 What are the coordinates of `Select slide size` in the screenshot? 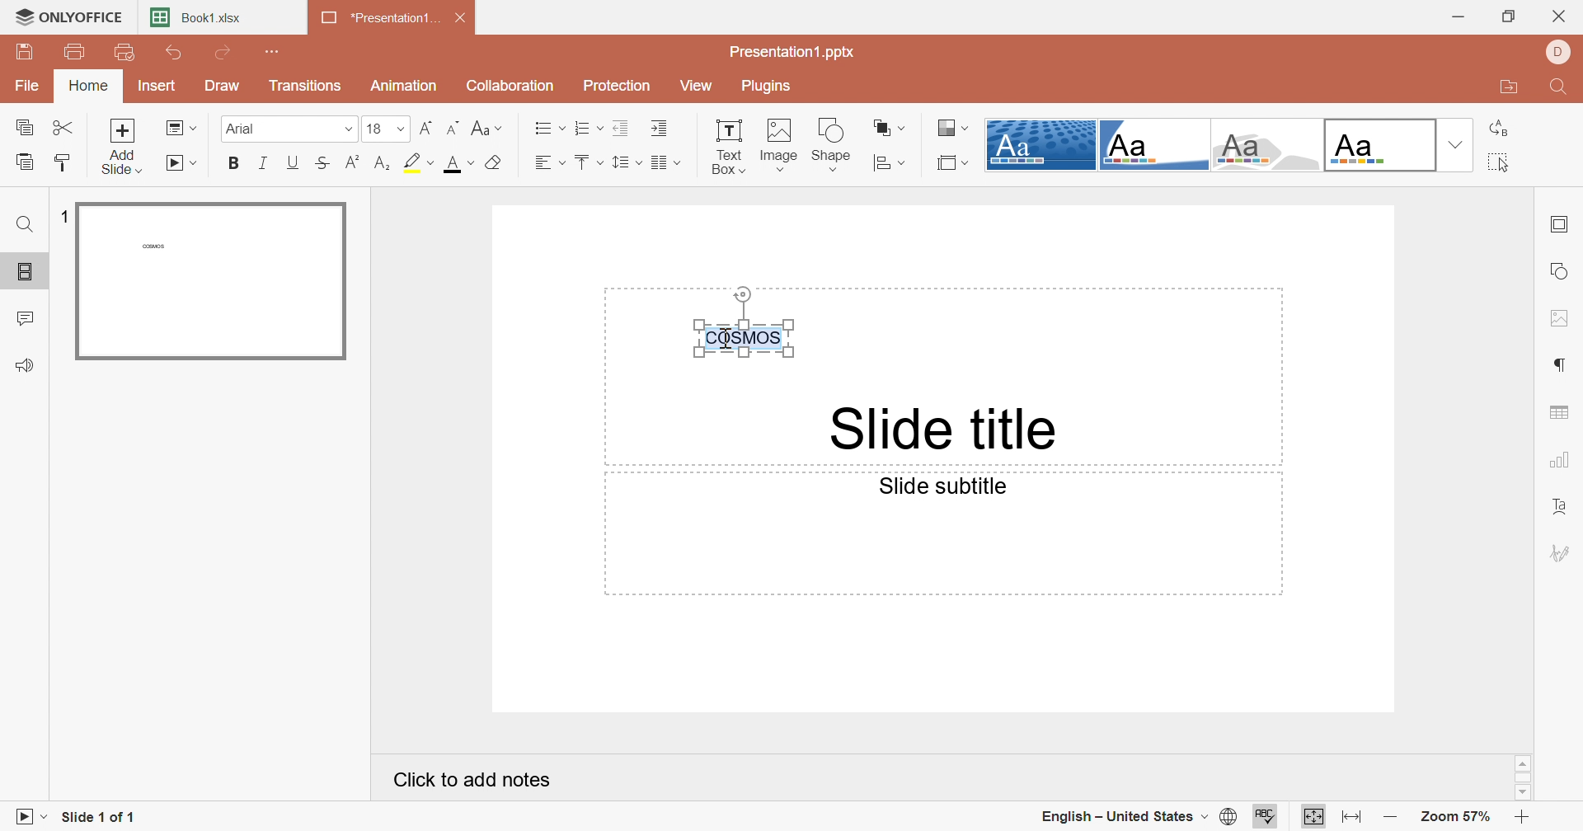 It's located at (953, 163).